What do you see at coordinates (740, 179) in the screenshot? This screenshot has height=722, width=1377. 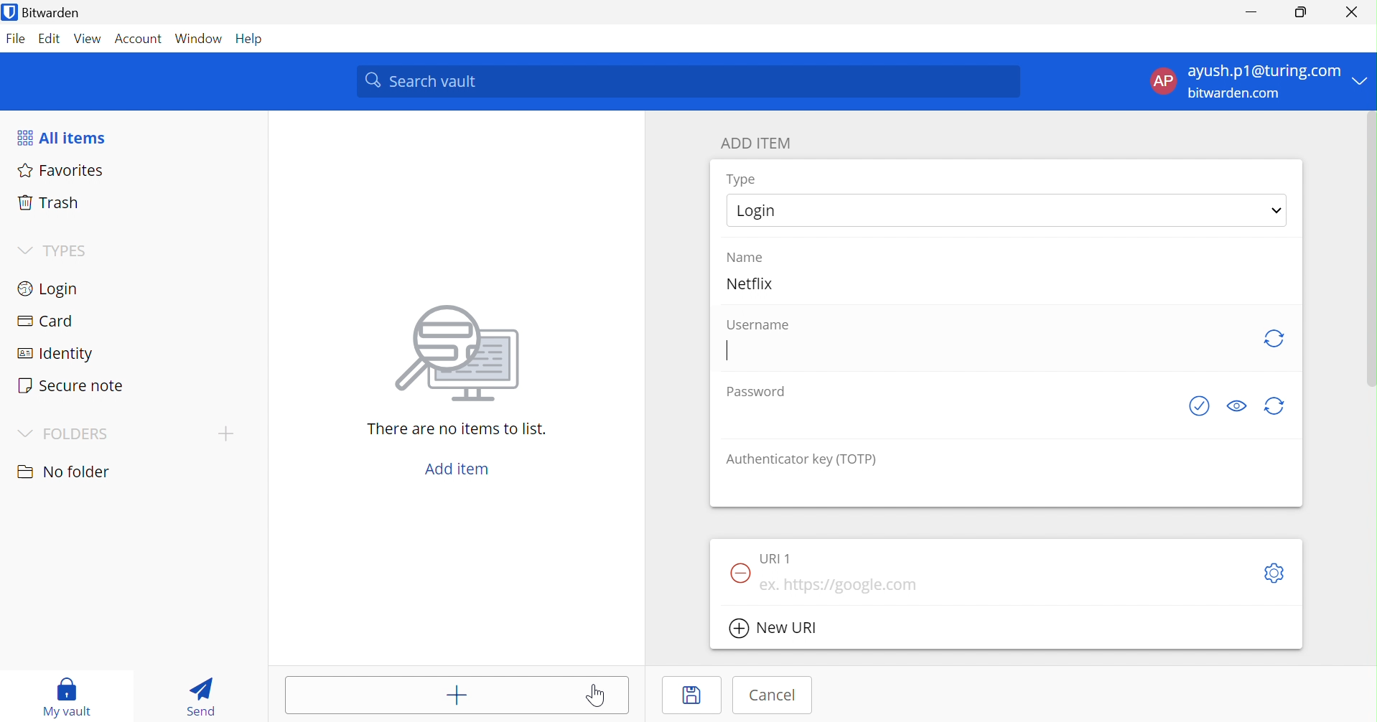 I see `Type` at bounding box center [740, 179].